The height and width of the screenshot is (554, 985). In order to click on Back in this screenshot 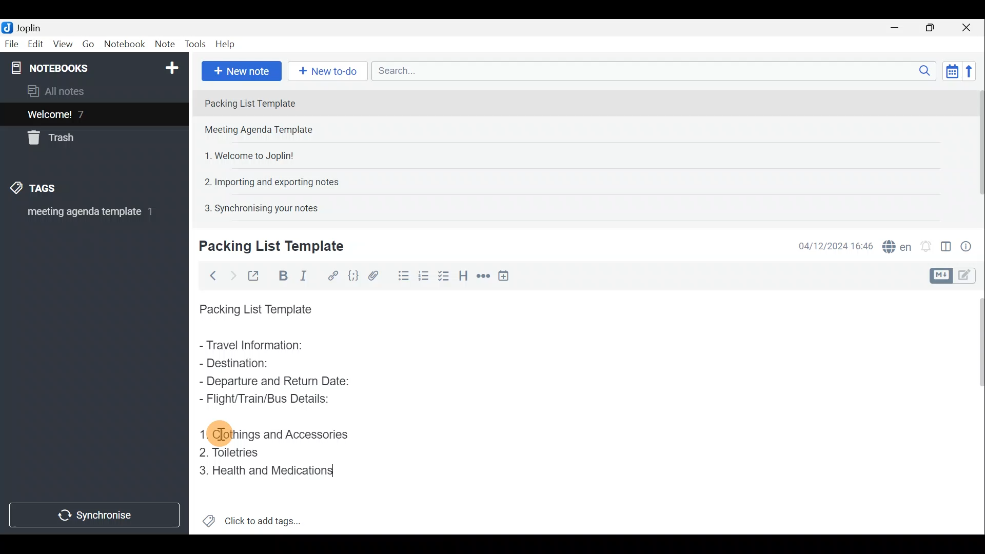, I will do `click(211, 275)`.